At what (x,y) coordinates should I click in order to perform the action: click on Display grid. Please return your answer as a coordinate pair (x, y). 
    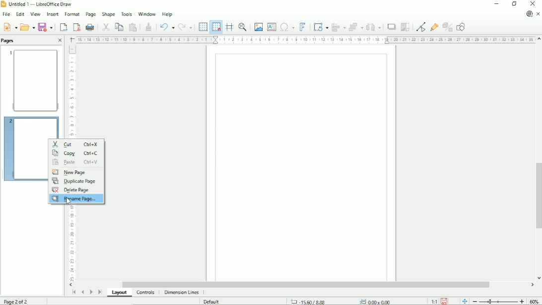
    Looking at the image, I should click on (203, 26).